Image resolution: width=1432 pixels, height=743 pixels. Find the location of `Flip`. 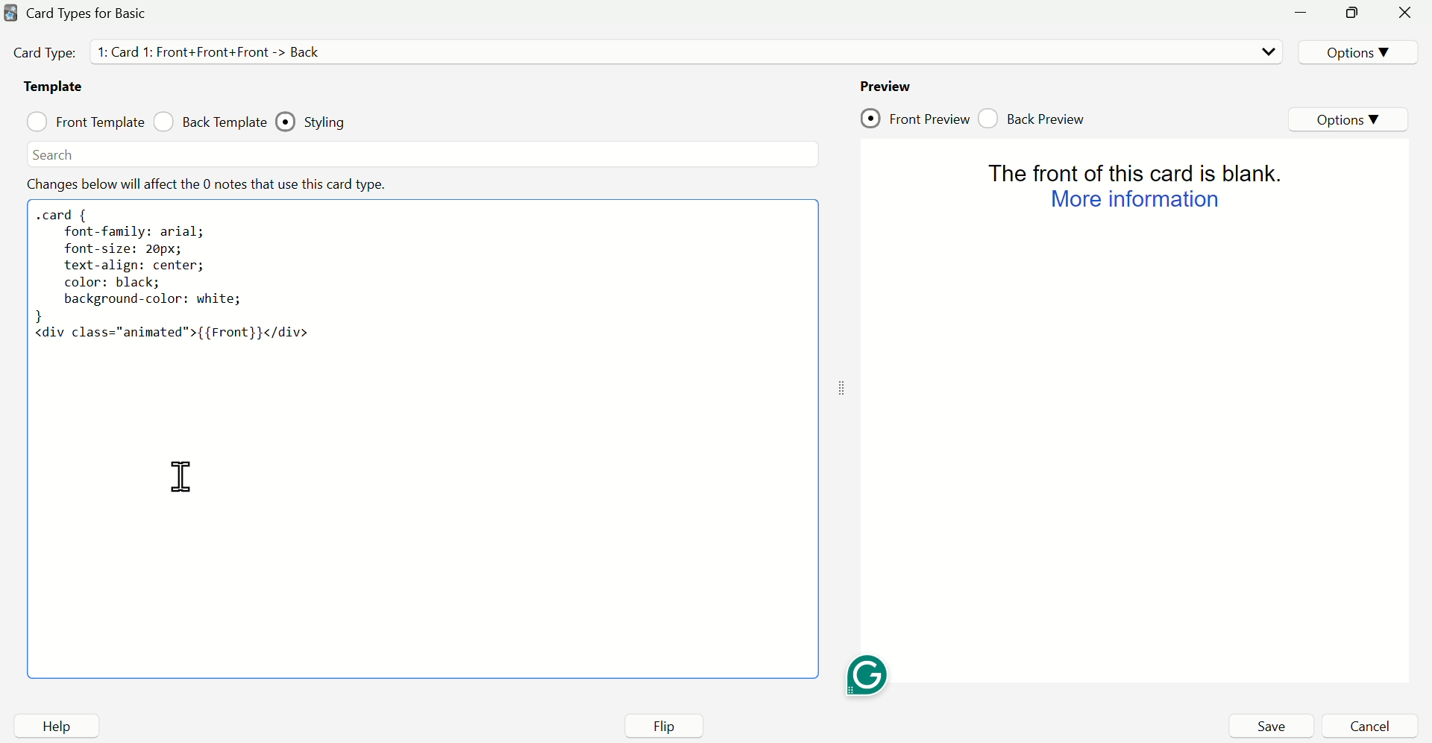

Flip is located at coordinates (668, 724).